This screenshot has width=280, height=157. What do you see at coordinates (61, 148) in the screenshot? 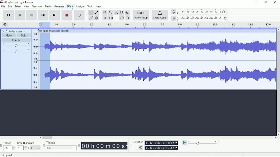
I see `1/8` at bounding box center [61, 148].